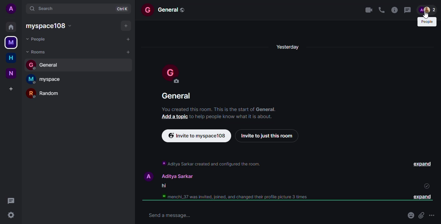 This screenshot has height=224, width=441. What do you see at coordinates (381, 10) in the screenshot?
I see `voice call` at bounding box center [381, 10].